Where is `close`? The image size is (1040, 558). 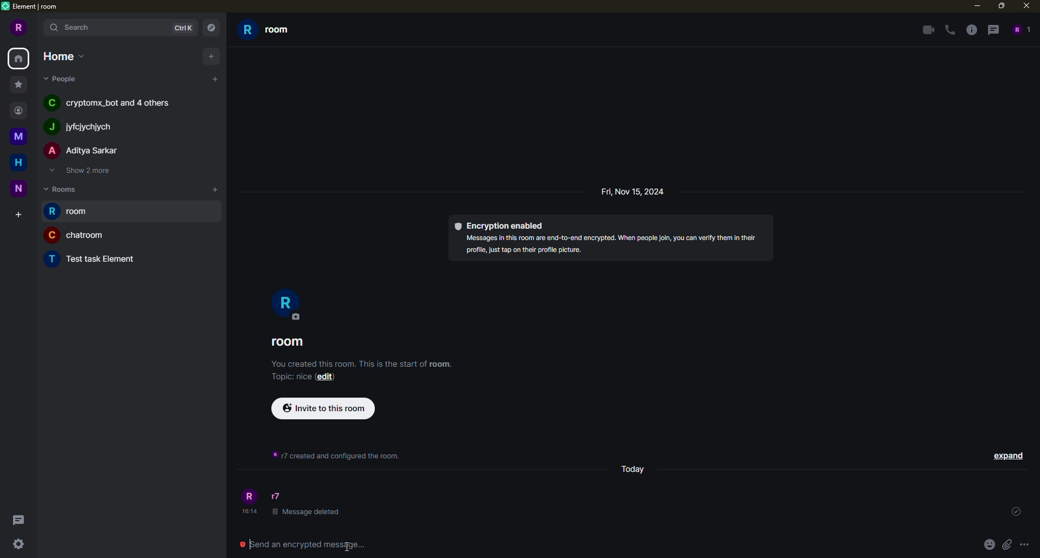 close is located at coordinates (1025, 7).